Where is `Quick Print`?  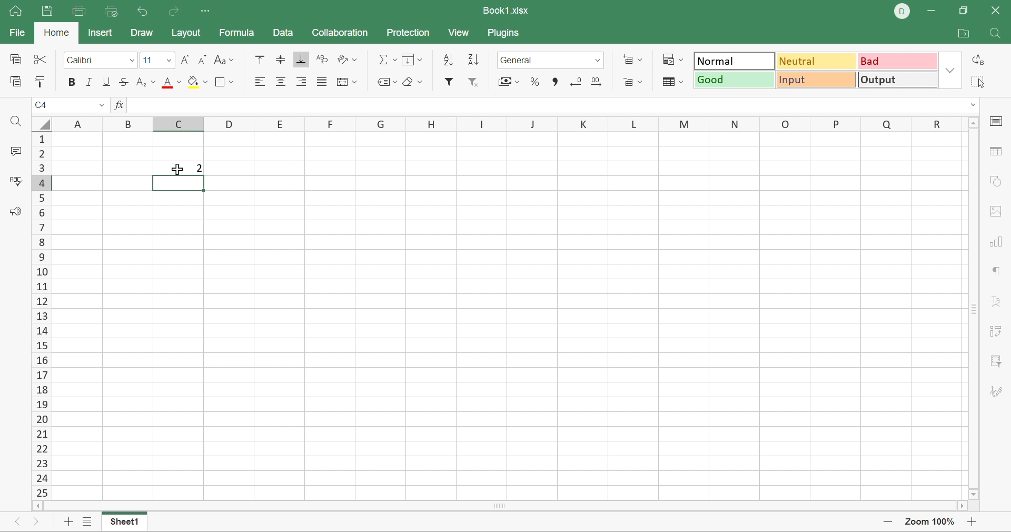
Quick Print is located at coordinates (113, 12).